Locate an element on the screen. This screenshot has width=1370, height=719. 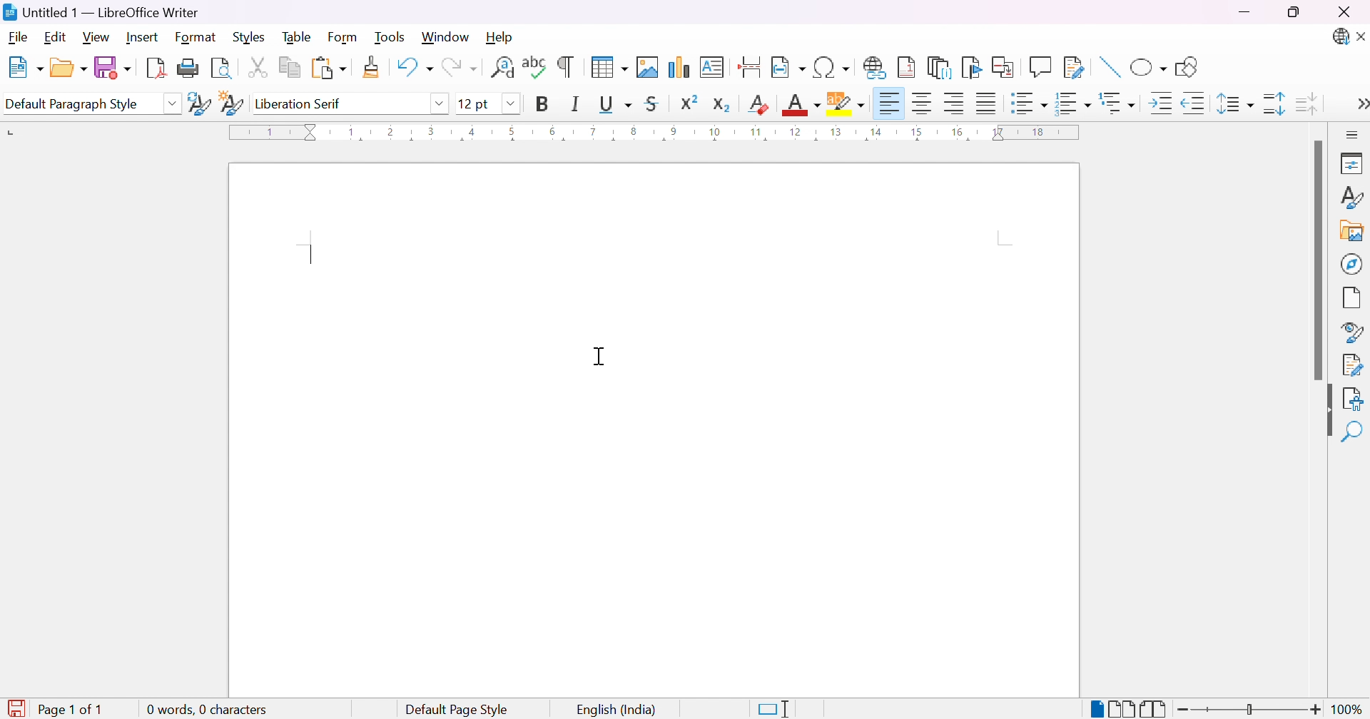
Close is located at coordinates (1361, 38).